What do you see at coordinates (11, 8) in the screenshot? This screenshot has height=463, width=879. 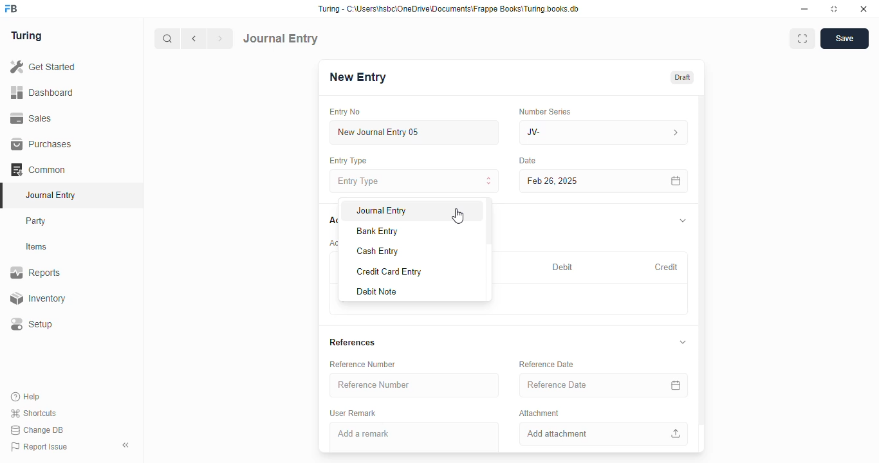 I see `FB - logo` at bounding box center [11, 8].